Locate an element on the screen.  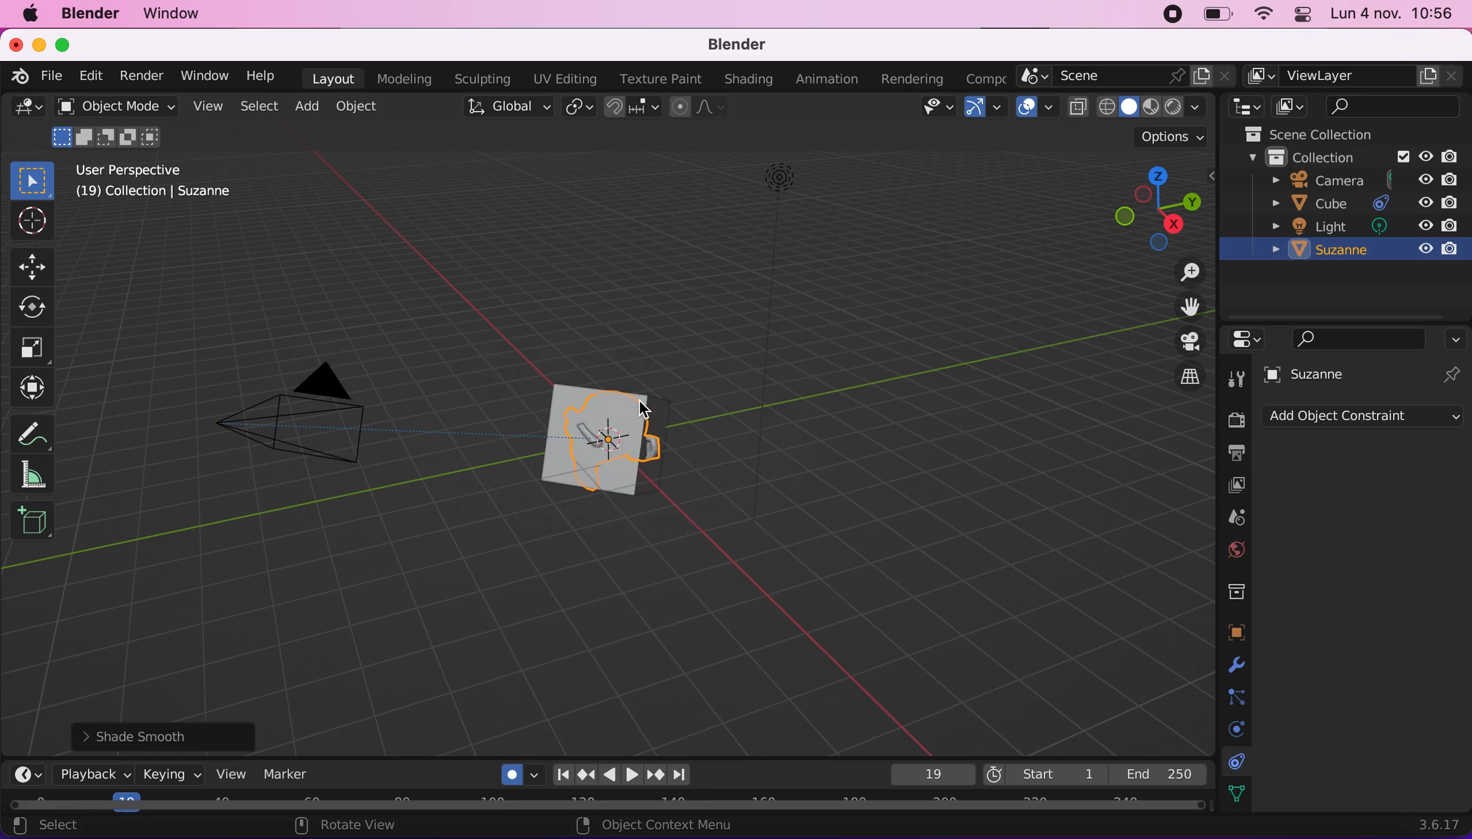
recording stopped is located at coordinates (1174, 15).